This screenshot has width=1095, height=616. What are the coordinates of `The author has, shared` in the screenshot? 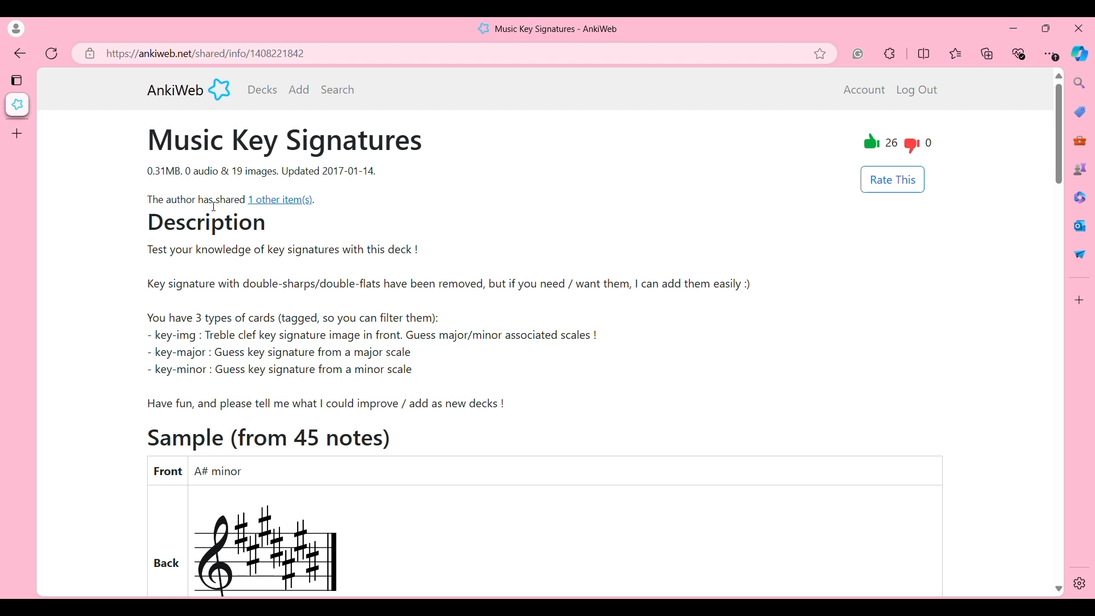 It's located at (195, 199).